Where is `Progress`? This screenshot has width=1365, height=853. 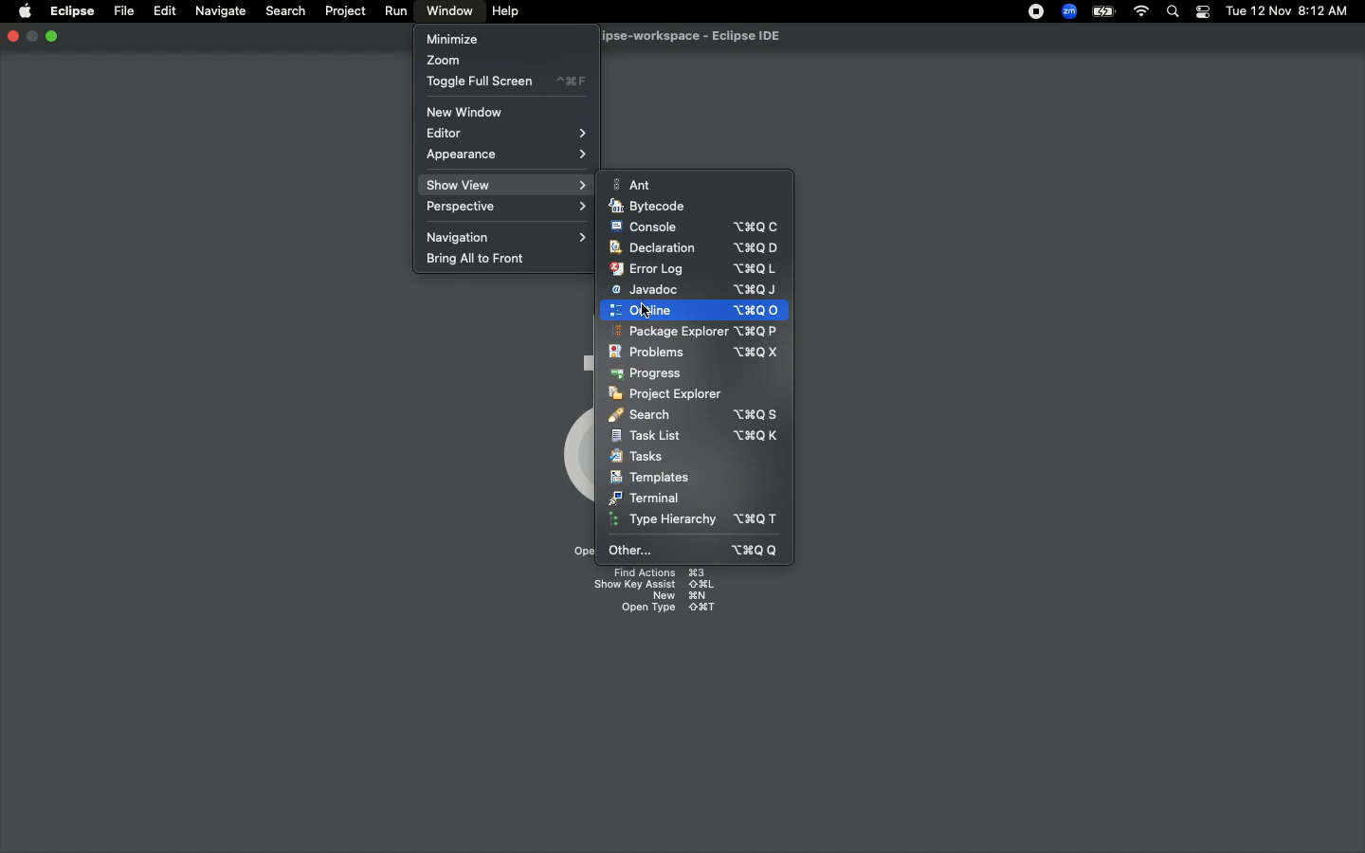 Progress is located at coordinates (649, 374).